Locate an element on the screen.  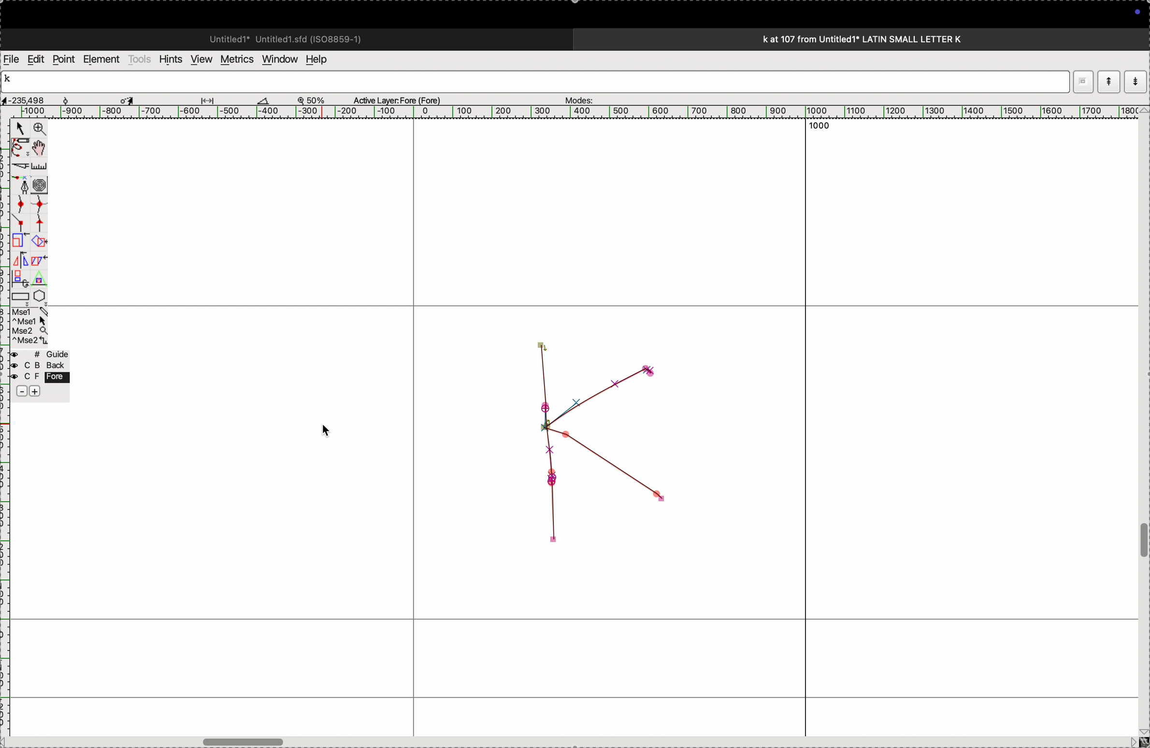
tools is located at coordinates (140, 59).